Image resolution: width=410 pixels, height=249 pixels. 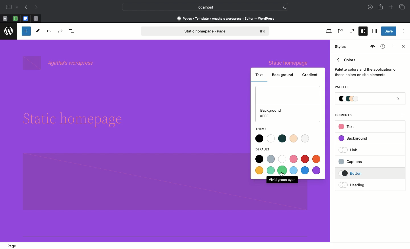 I want to click on Close, so click(x=402, y=47).